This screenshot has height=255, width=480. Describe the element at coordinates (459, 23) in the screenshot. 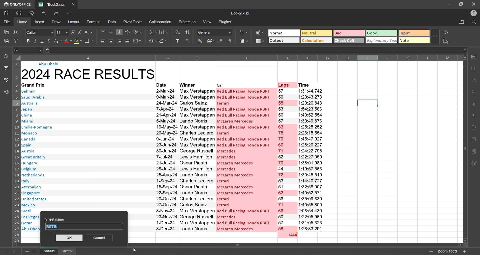

I see `open location` at that location.